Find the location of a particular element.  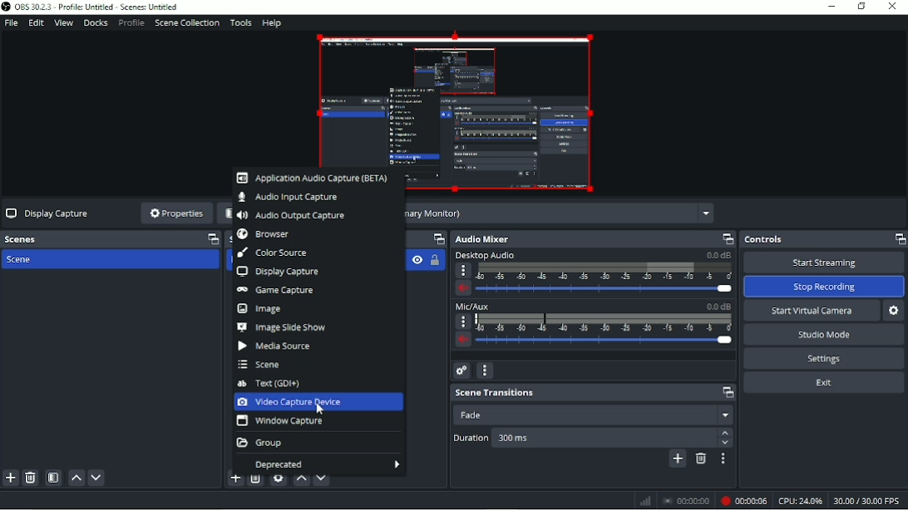

Video capture device is located at coordinates (318, 402).